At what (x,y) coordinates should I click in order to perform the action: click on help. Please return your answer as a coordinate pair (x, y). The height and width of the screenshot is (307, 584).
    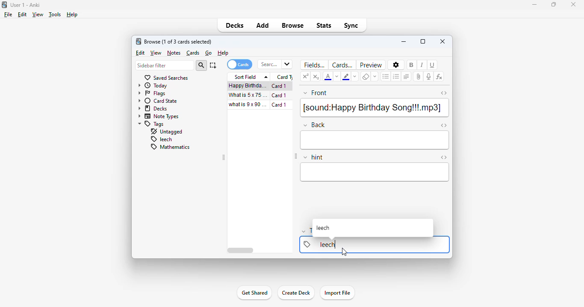
    Looking at the image, I should click on (223, 53).